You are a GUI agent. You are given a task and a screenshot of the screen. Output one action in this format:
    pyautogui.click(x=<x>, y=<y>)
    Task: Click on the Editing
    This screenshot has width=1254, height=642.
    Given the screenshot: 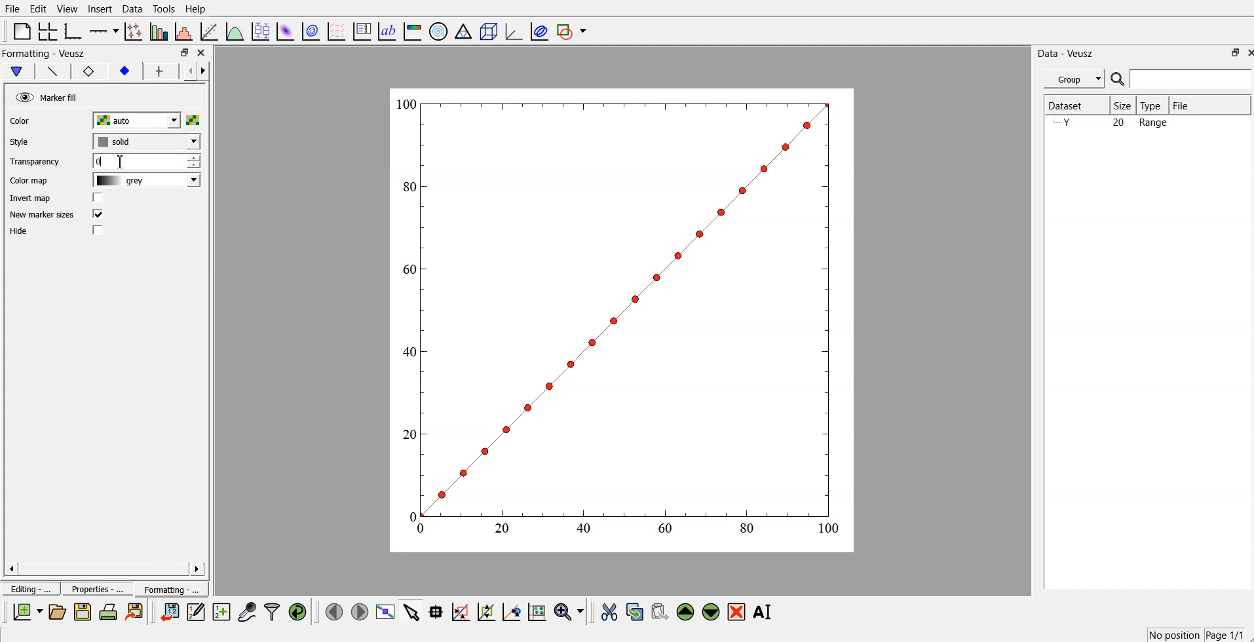 What is the action you would take?
    pyautogui.click(x=29, y=588)
    